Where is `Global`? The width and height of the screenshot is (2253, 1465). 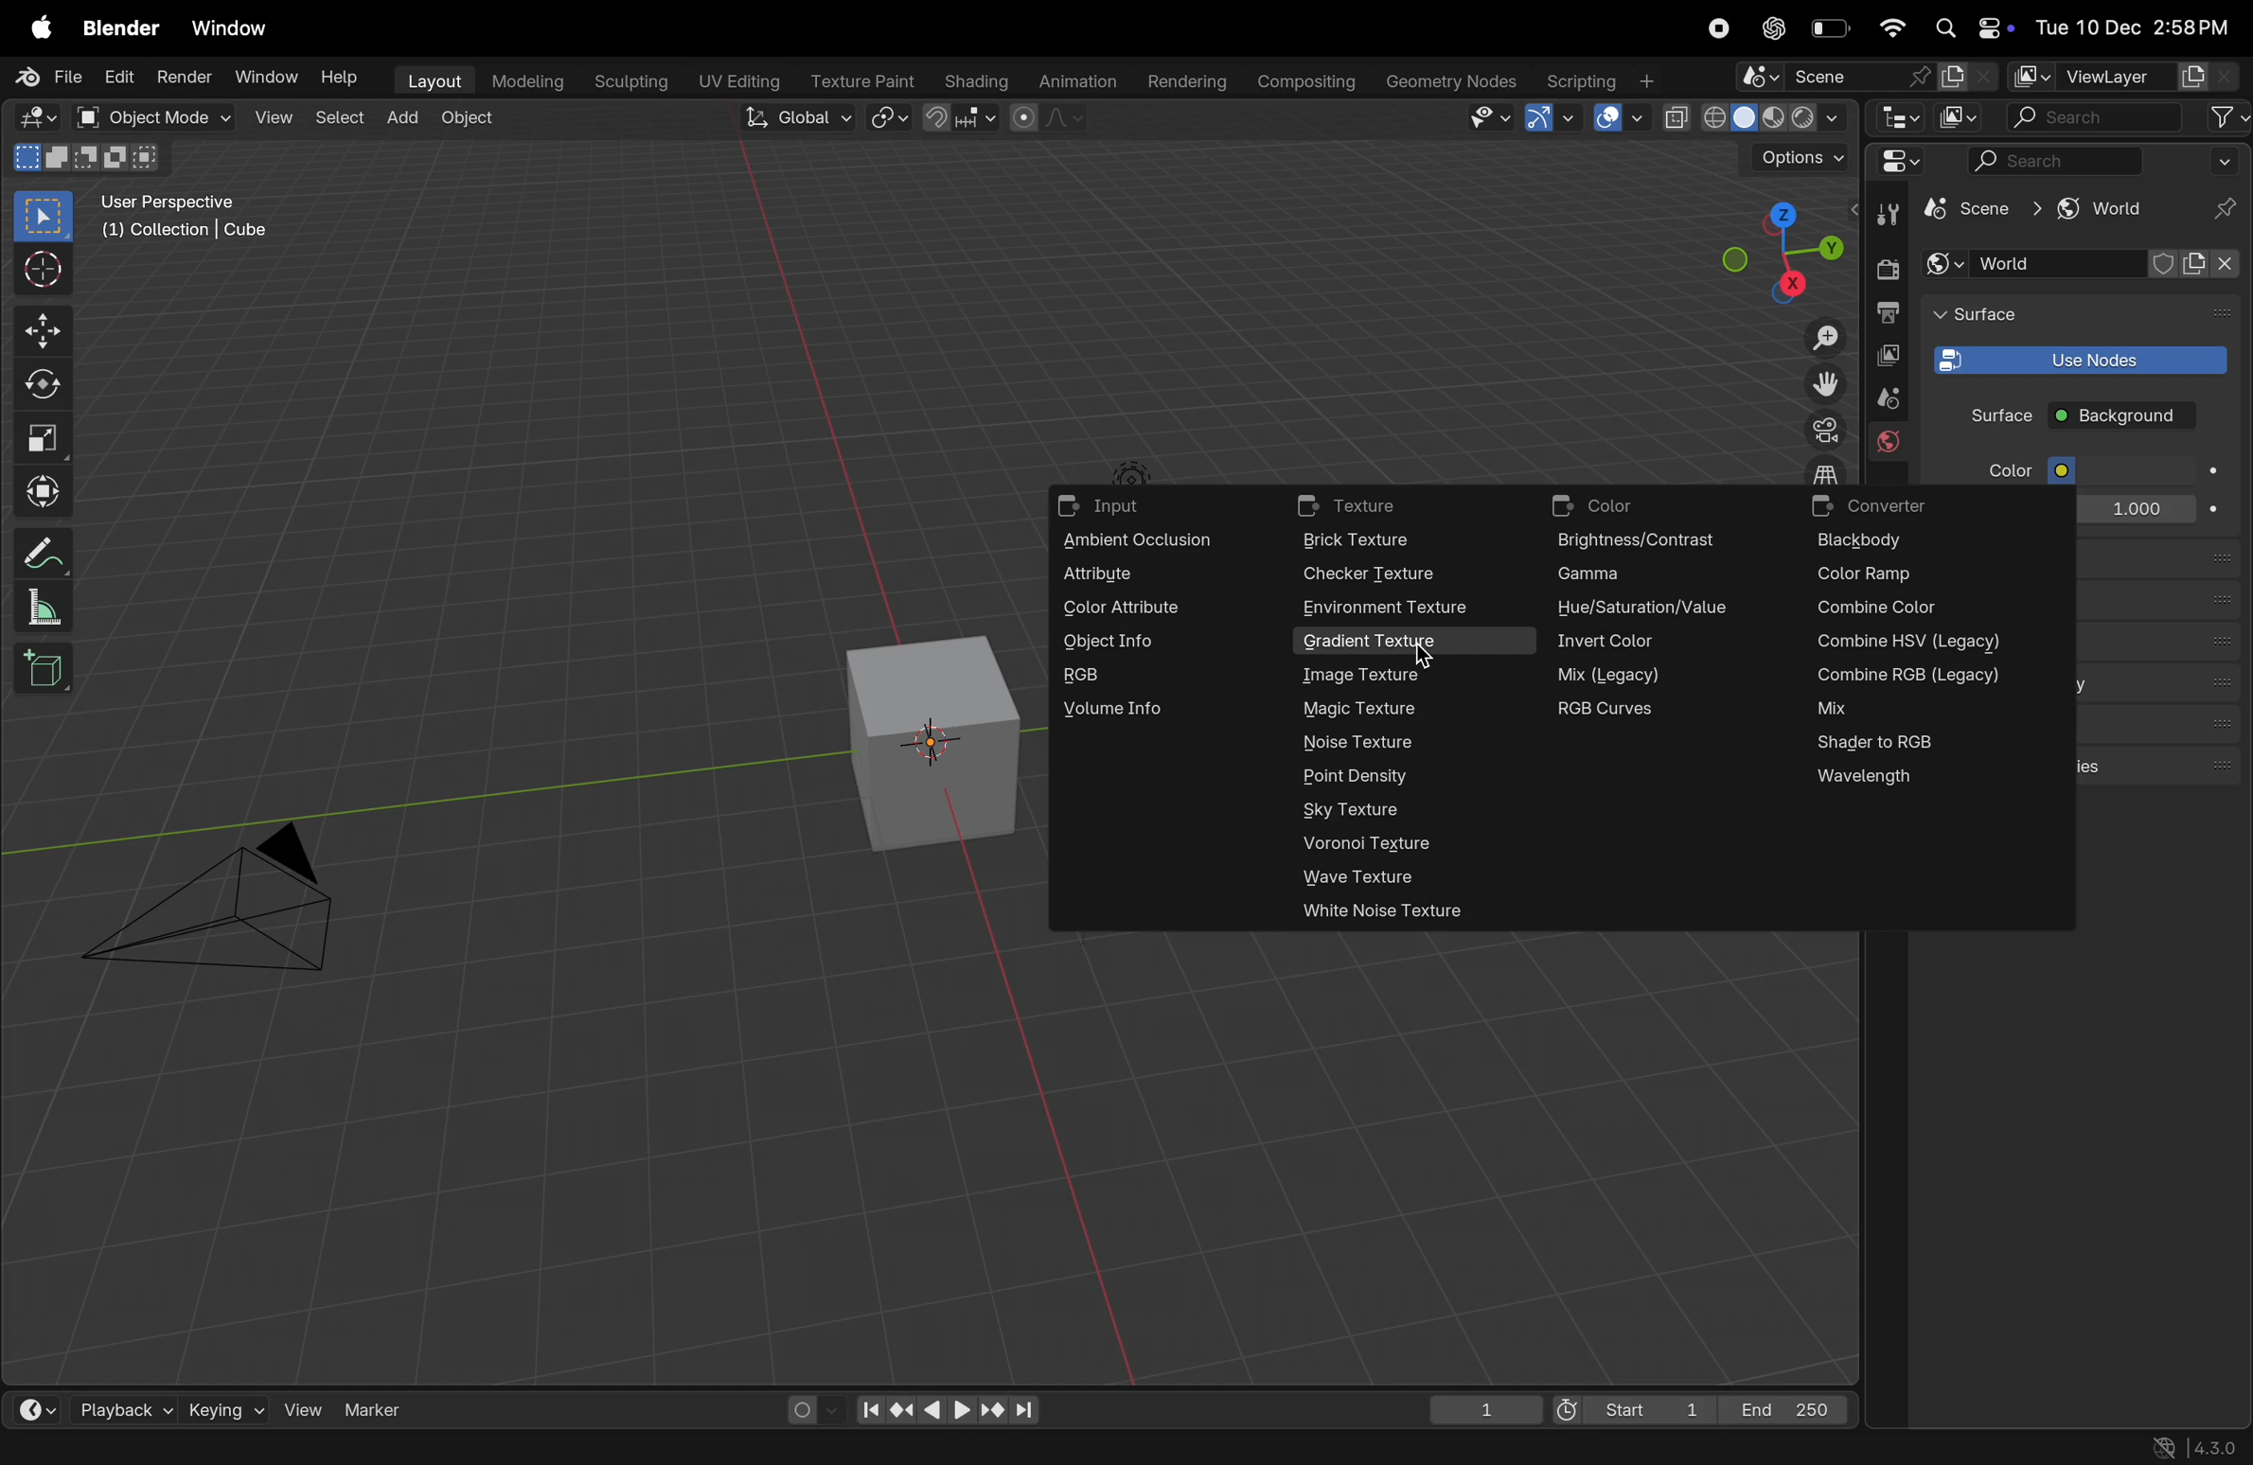
Global is located at coordinates (791, 117).